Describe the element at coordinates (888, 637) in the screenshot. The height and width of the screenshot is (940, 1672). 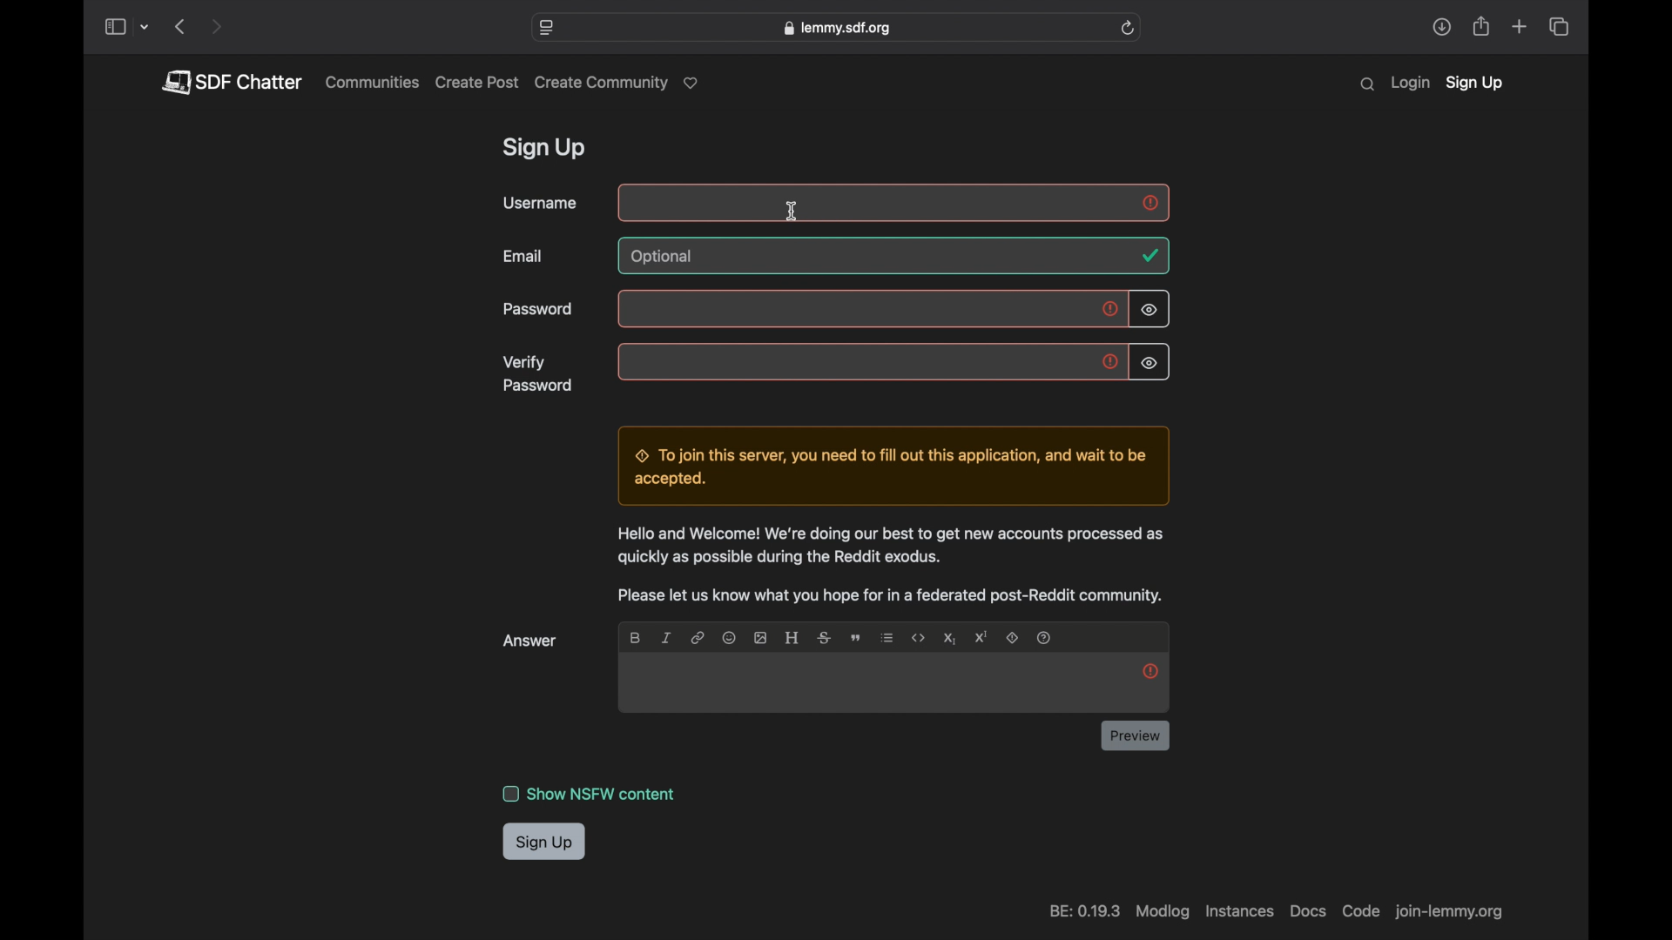
I see `list` at that location.